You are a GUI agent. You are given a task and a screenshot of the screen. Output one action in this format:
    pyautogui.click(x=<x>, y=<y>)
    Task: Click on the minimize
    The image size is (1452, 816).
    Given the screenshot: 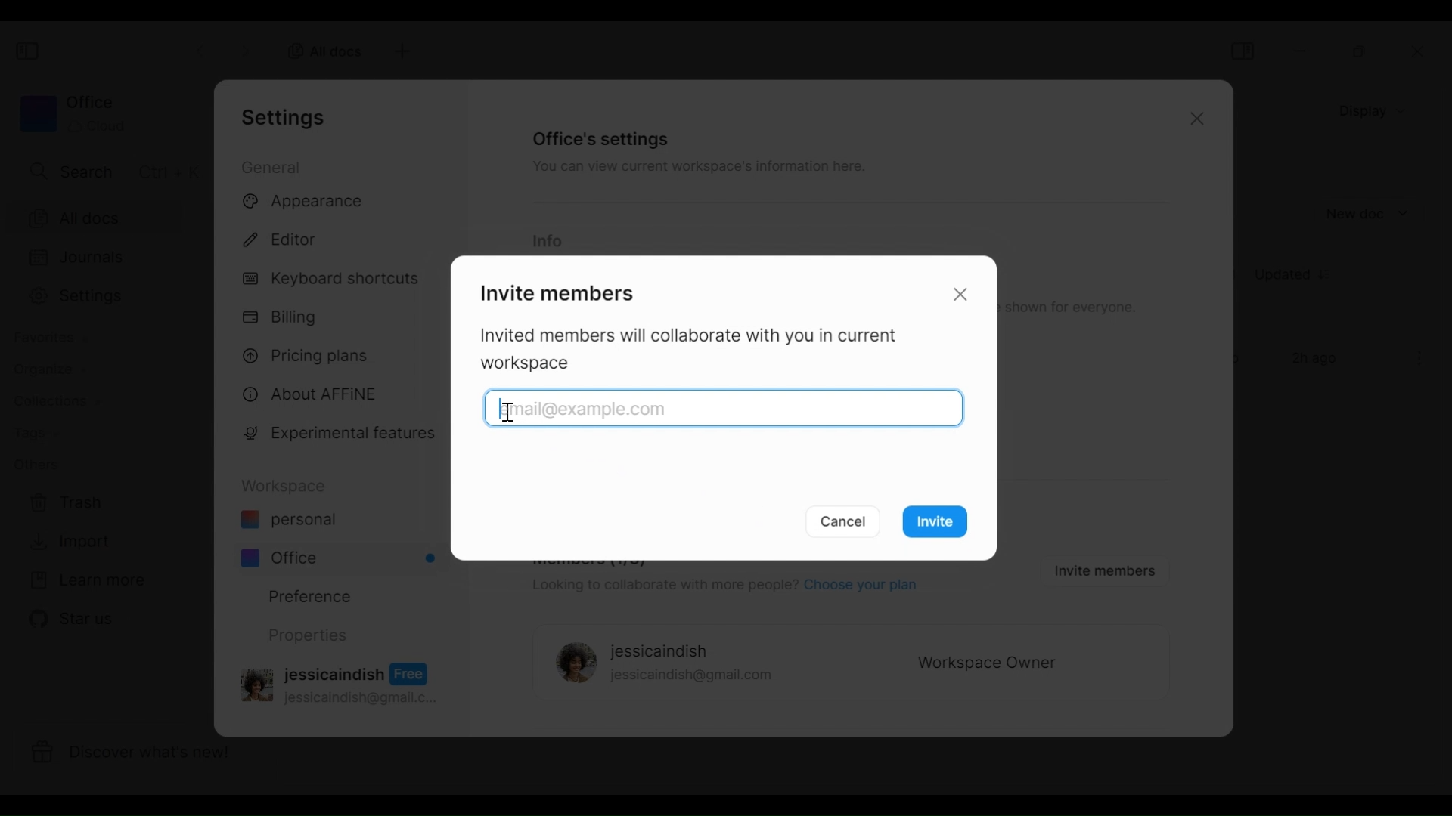 What is the action you would take?
    pyautogui.click(x=1303, y=51)
    